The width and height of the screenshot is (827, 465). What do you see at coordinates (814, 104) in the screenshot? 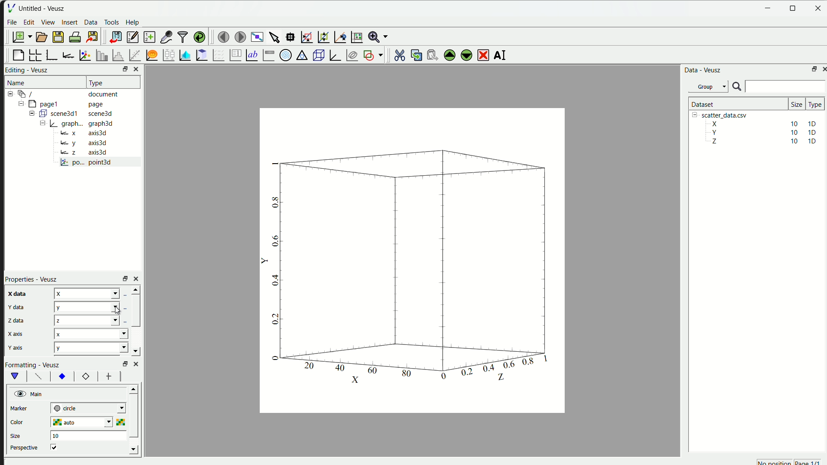
I see `| Type` at bounding box center [814, 104].